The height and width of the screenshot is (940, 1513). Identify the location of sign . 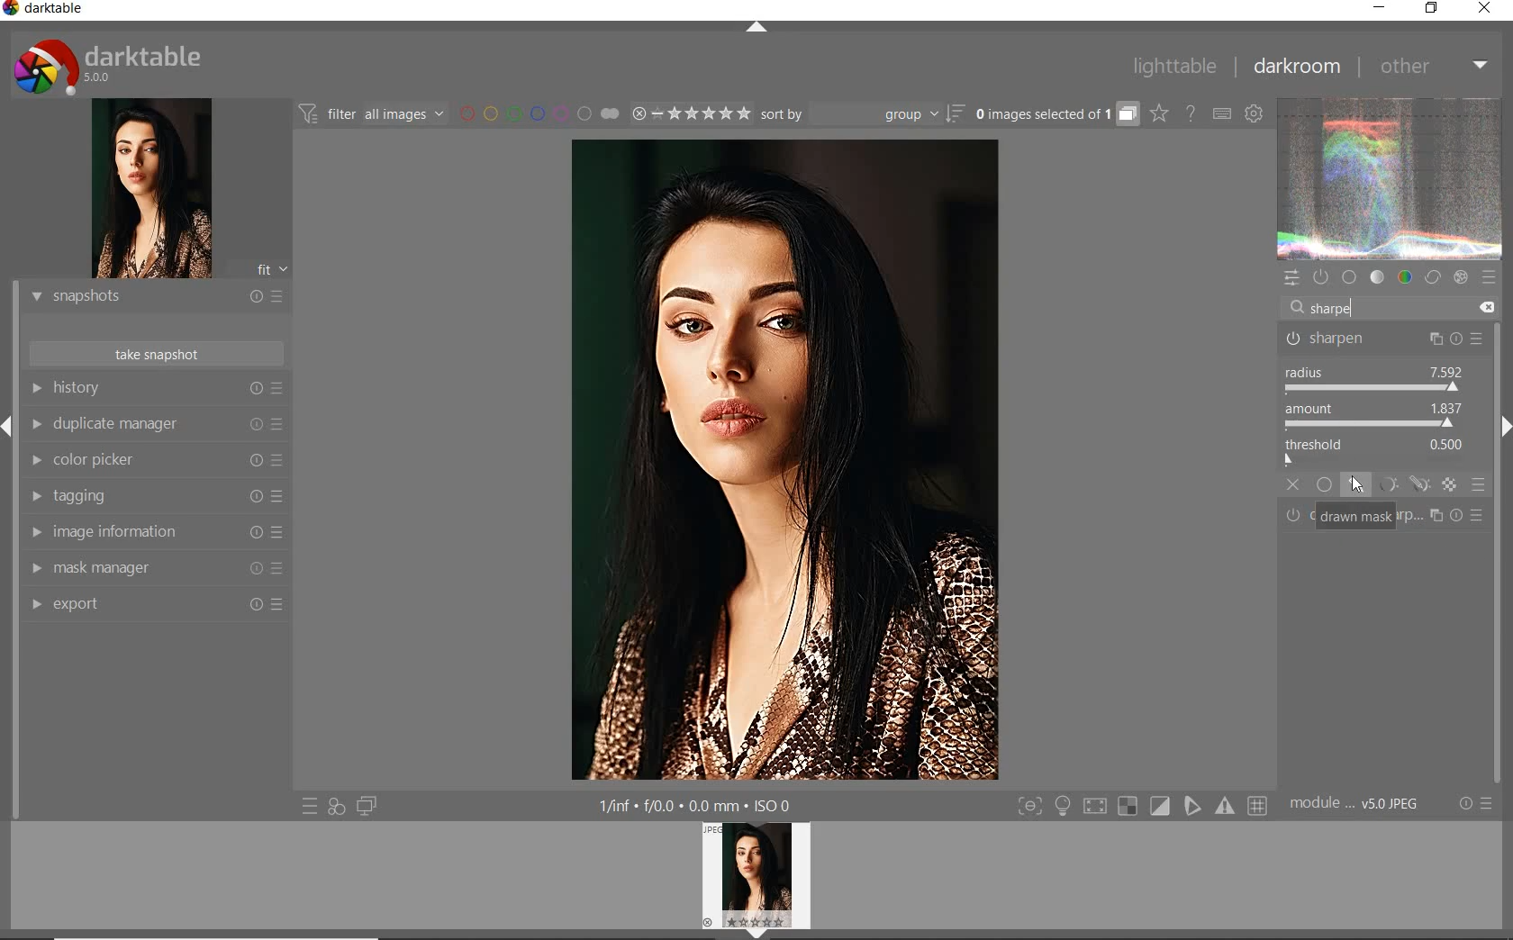
(1128, 808).